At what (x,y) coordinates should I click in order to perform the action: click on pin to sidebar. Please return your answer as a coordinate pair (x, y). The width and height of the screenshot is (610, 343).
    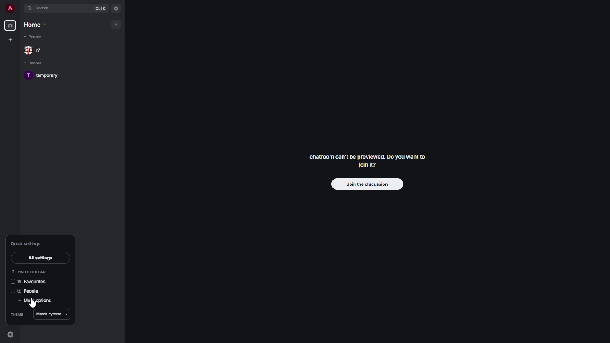
    Looking at the image, I should click on (30, 271).